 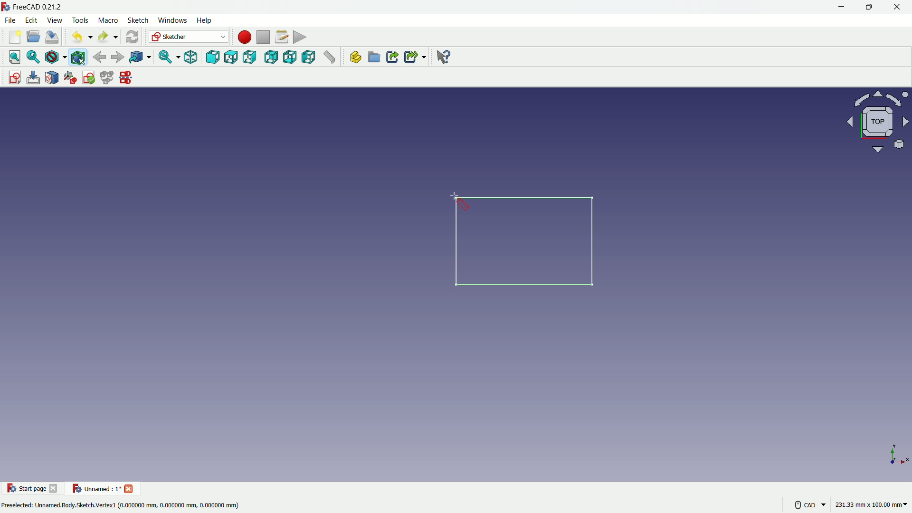 What do you see at coordinates (279, 38) in the screenshot?
I see `macro settings` at bounding box center [279, 38].